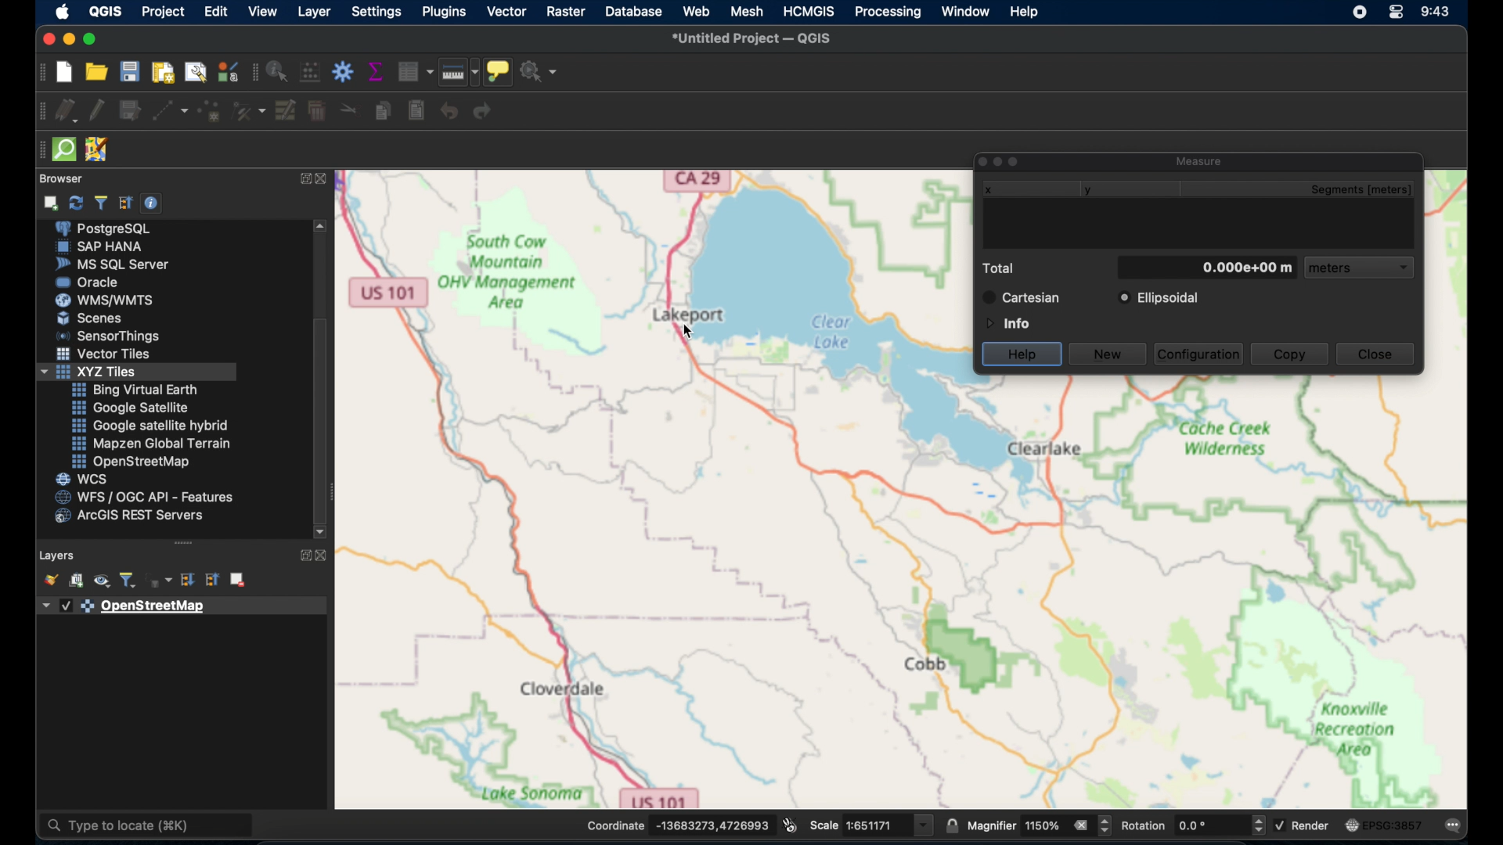 This screenshot has width=1503, height=845. I want to click on minimize , so click(67, 39).